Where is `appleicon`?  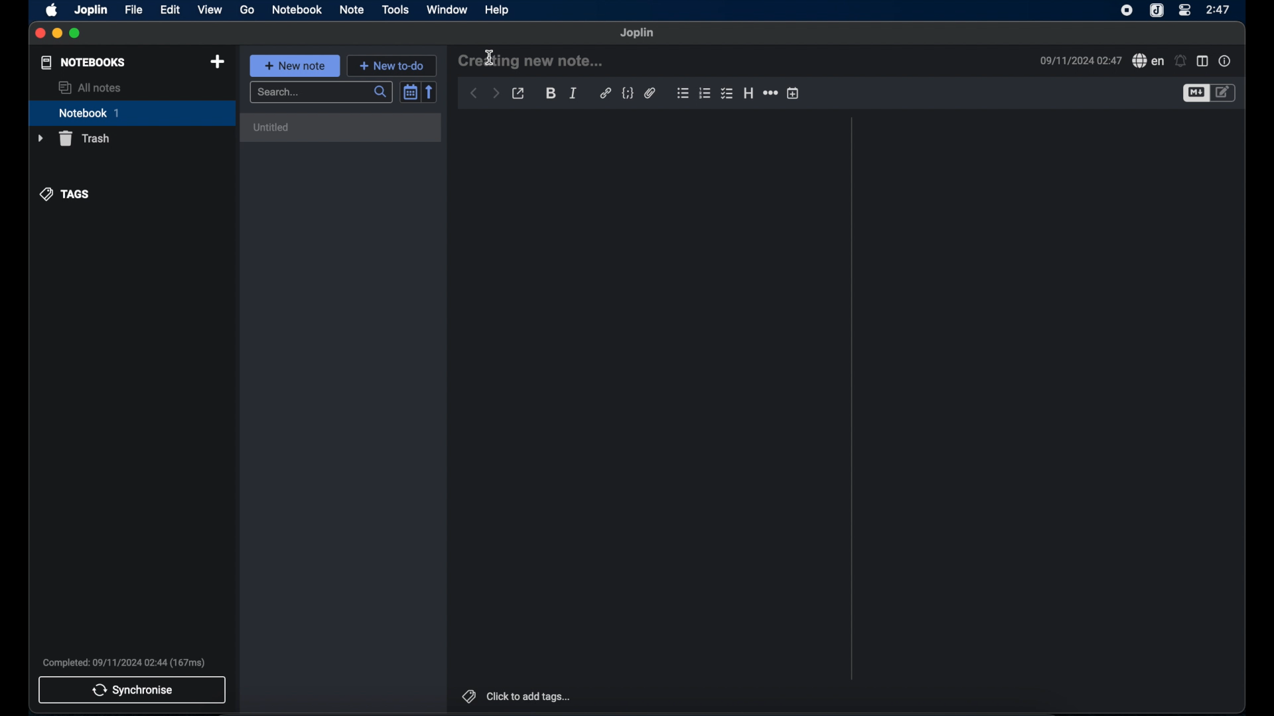
appleicon is located at coordinates (51, 11).